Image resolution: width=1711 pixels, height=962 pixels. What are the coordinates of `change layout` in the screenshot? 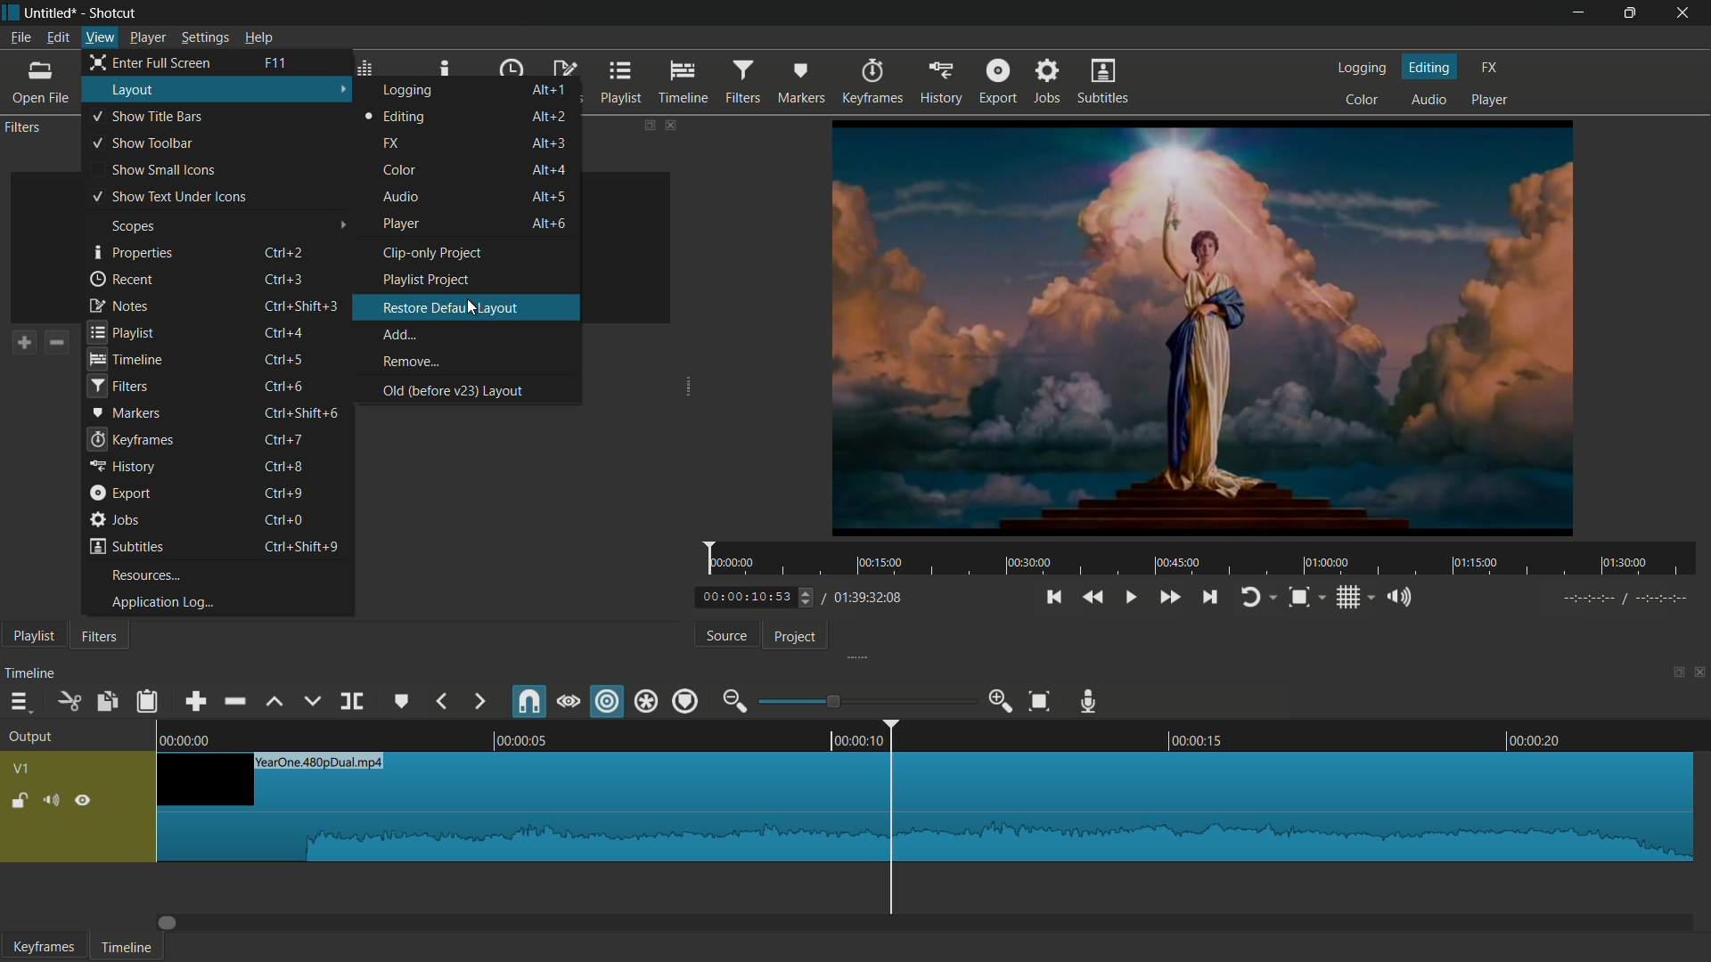 It's located at (643, 123).